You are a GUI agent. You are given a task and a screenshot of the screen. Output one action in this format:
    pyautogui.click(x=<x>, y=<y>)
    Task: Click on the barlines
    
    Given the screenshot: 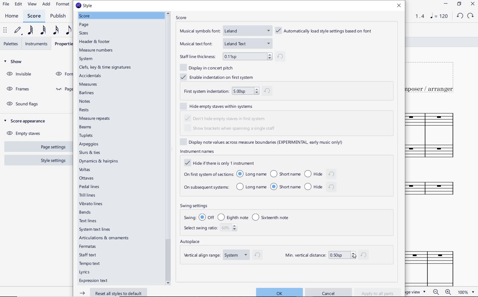 What is the action you would take?
    pyautogui.click(x=88, y=93)
    